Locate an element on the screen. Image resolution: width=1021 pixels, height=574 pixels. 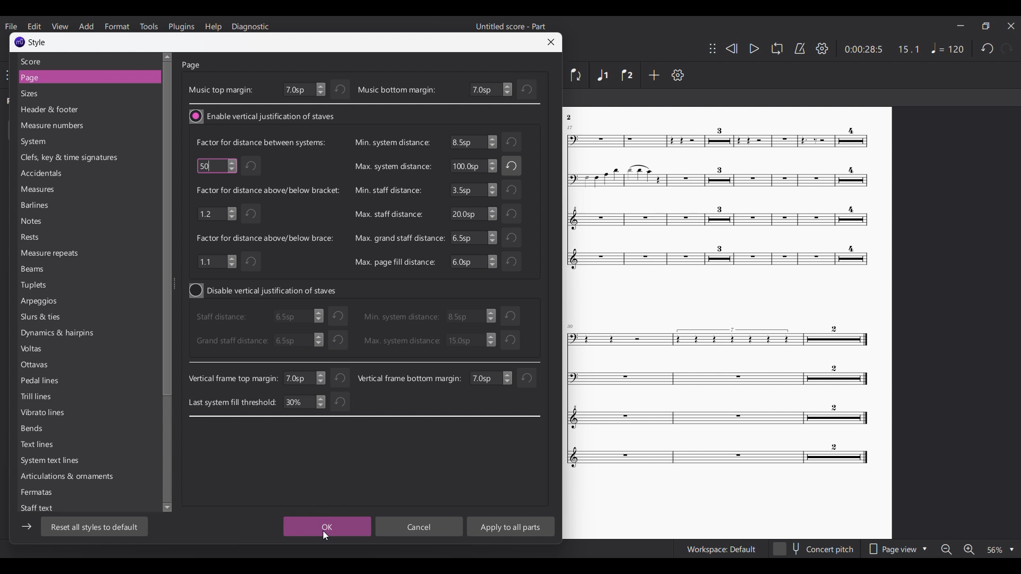
Indicates factor for distance between systems is located at coordinates (260, 142).